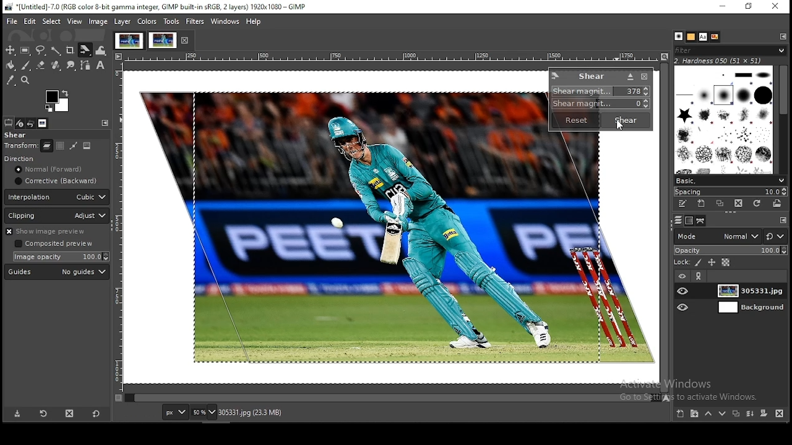  I want to click on Composited preview, so click(55, 244).